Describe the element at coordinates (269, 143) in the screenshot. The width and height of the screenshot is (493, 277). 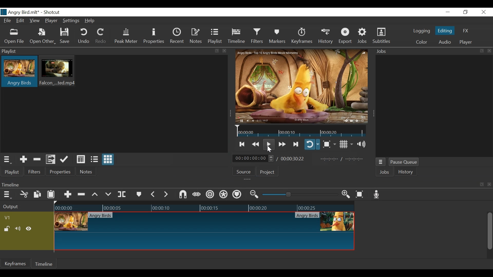
I see `Toggle play or pause` at that location.